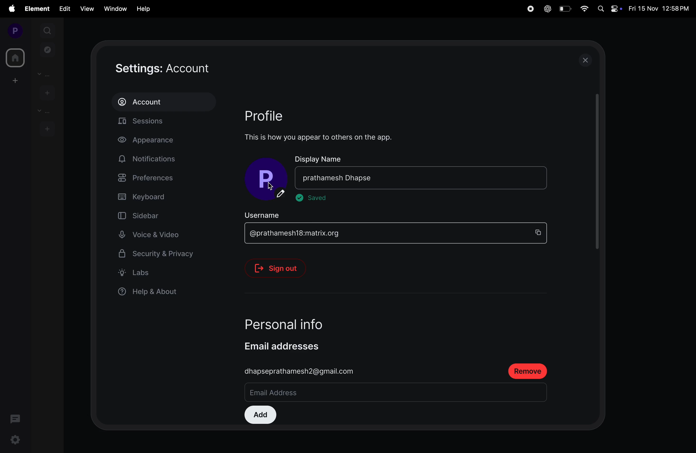  Describe the element at coordinates (540, 230) in the screenshot. I see `copy` at that location.